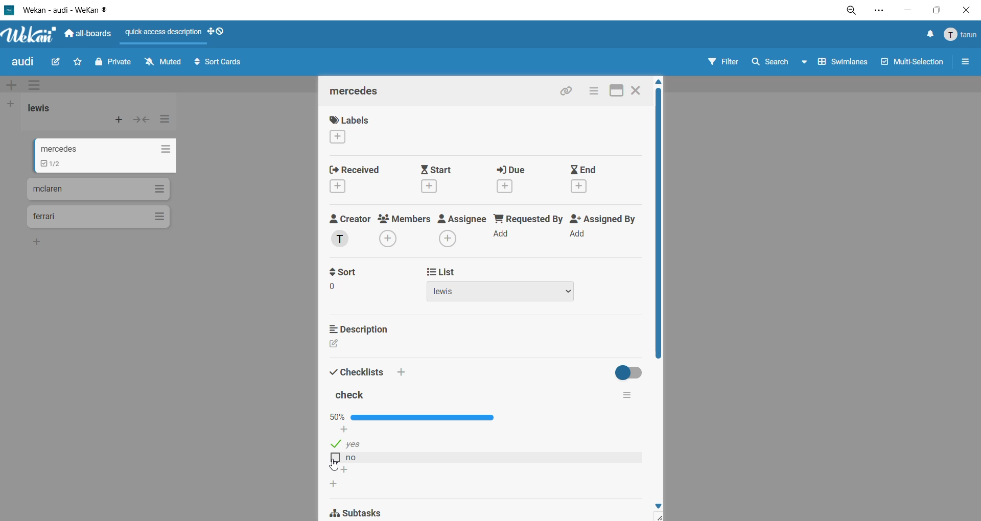 Image resolution: width=981 pixels, height=521 pixels. I want to click on start, so click(444, 179).